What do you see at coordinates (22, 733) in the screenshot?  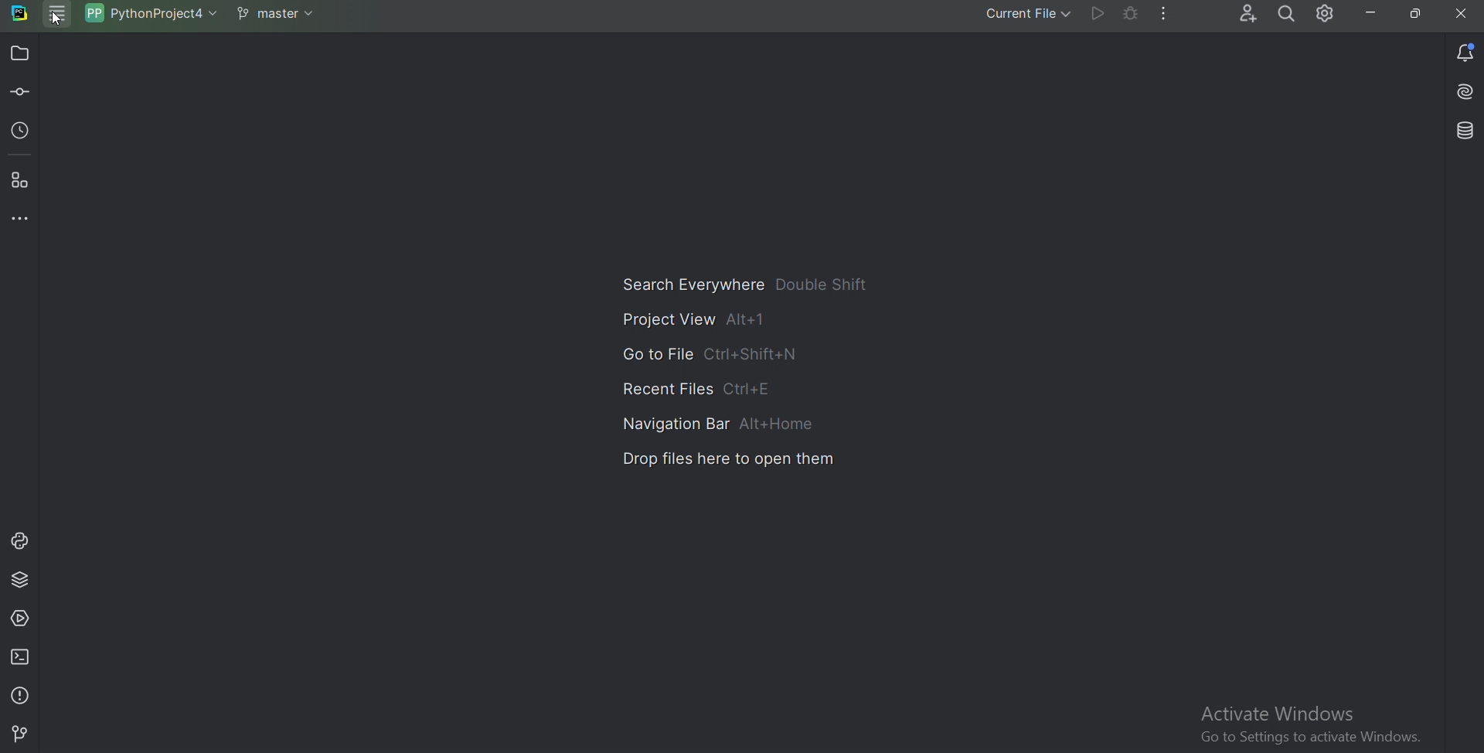 I see `Git` at bounding box center [22, 733].